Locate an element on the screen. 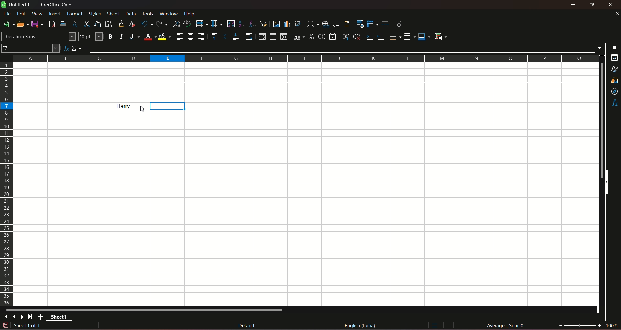 Image resolution: width=621 pixels, height=330 pixels. align left is located at coordinates (180, 36).